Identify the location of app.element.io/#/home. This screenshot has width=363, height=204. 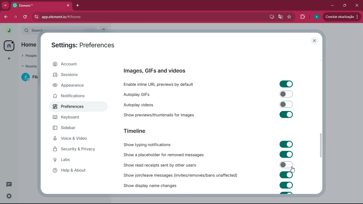
(93, 17).